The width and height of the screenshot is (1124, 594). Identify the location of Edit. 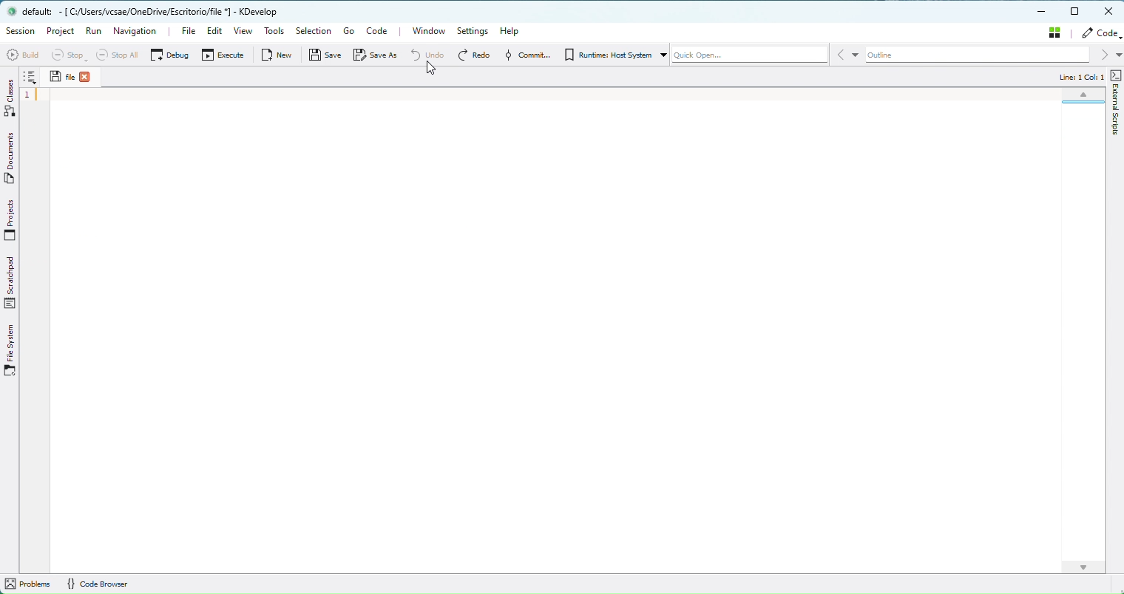
(213, 33).